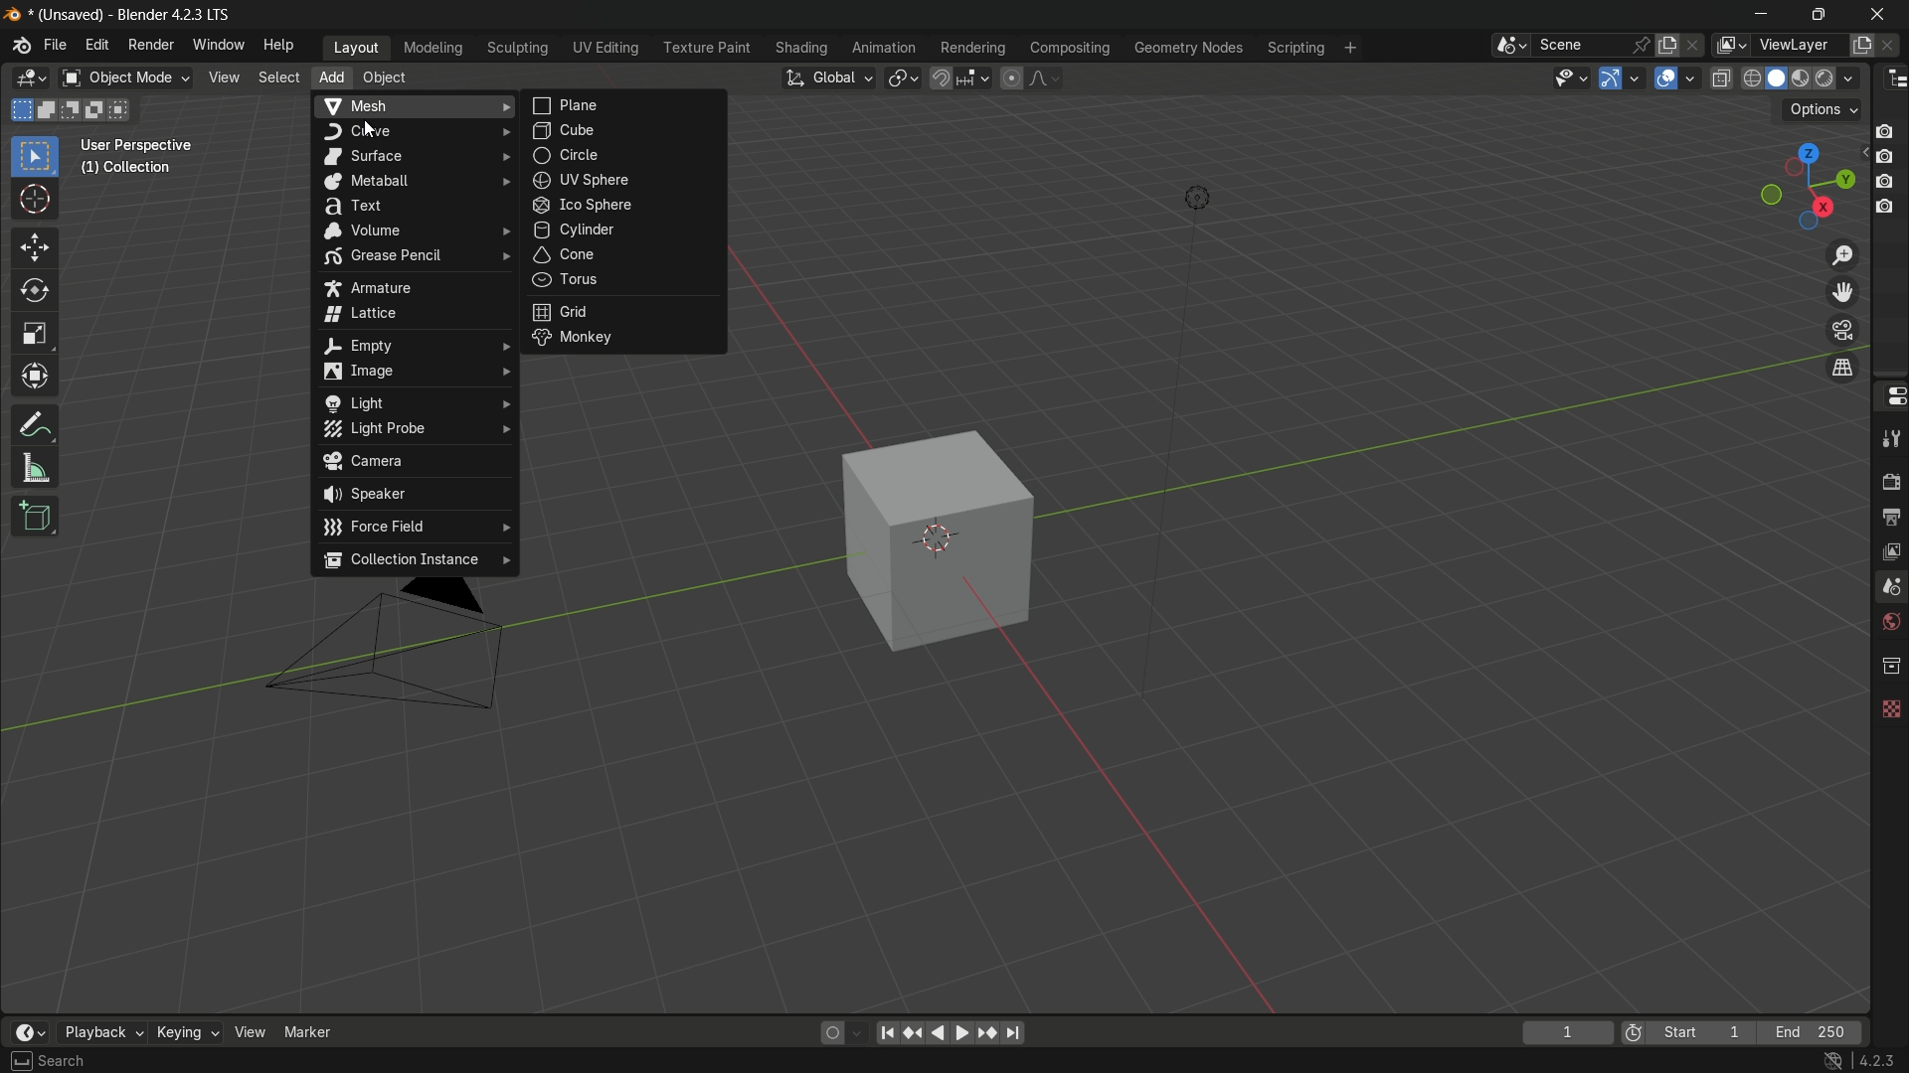 The image size is (1909, 1073). Describe the element at coordinates (1805, 79) in the screenshot. I see `material preview` at that location.